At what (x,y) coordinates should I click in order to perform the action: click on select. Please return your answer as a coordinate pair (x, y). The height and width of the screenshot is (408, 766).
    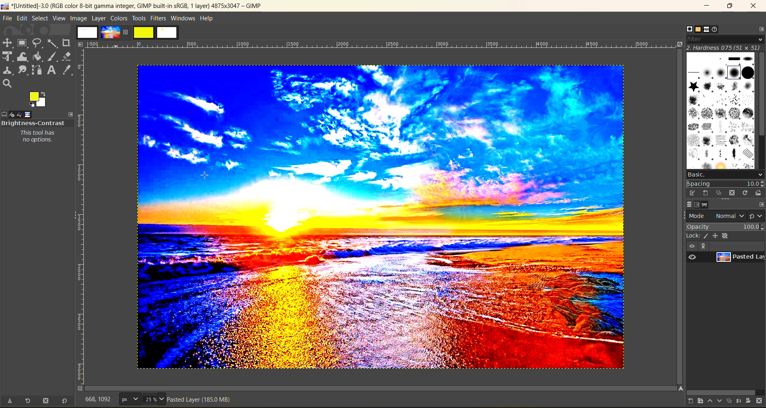
    Looking at the image, I should click on (41, 19).